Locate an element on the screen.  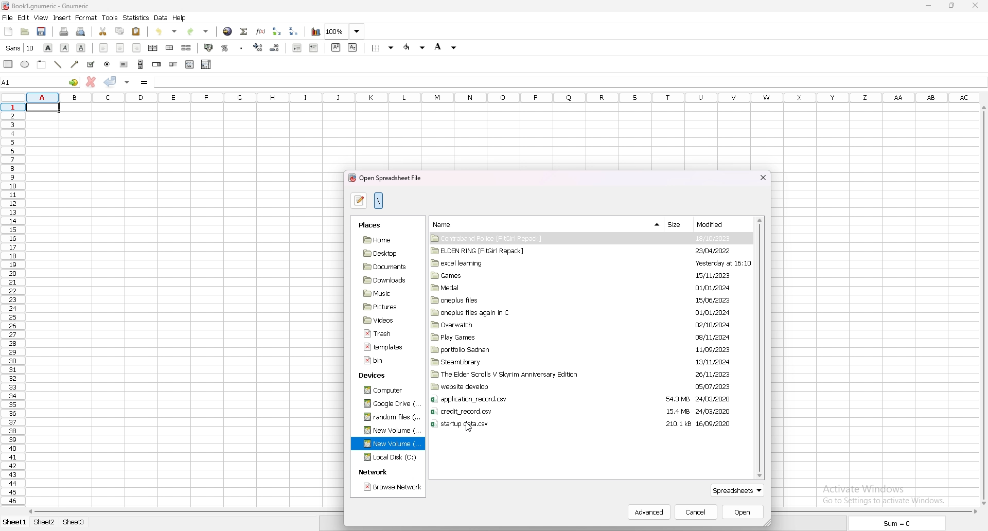
folder is located at coordinates (389, 444).